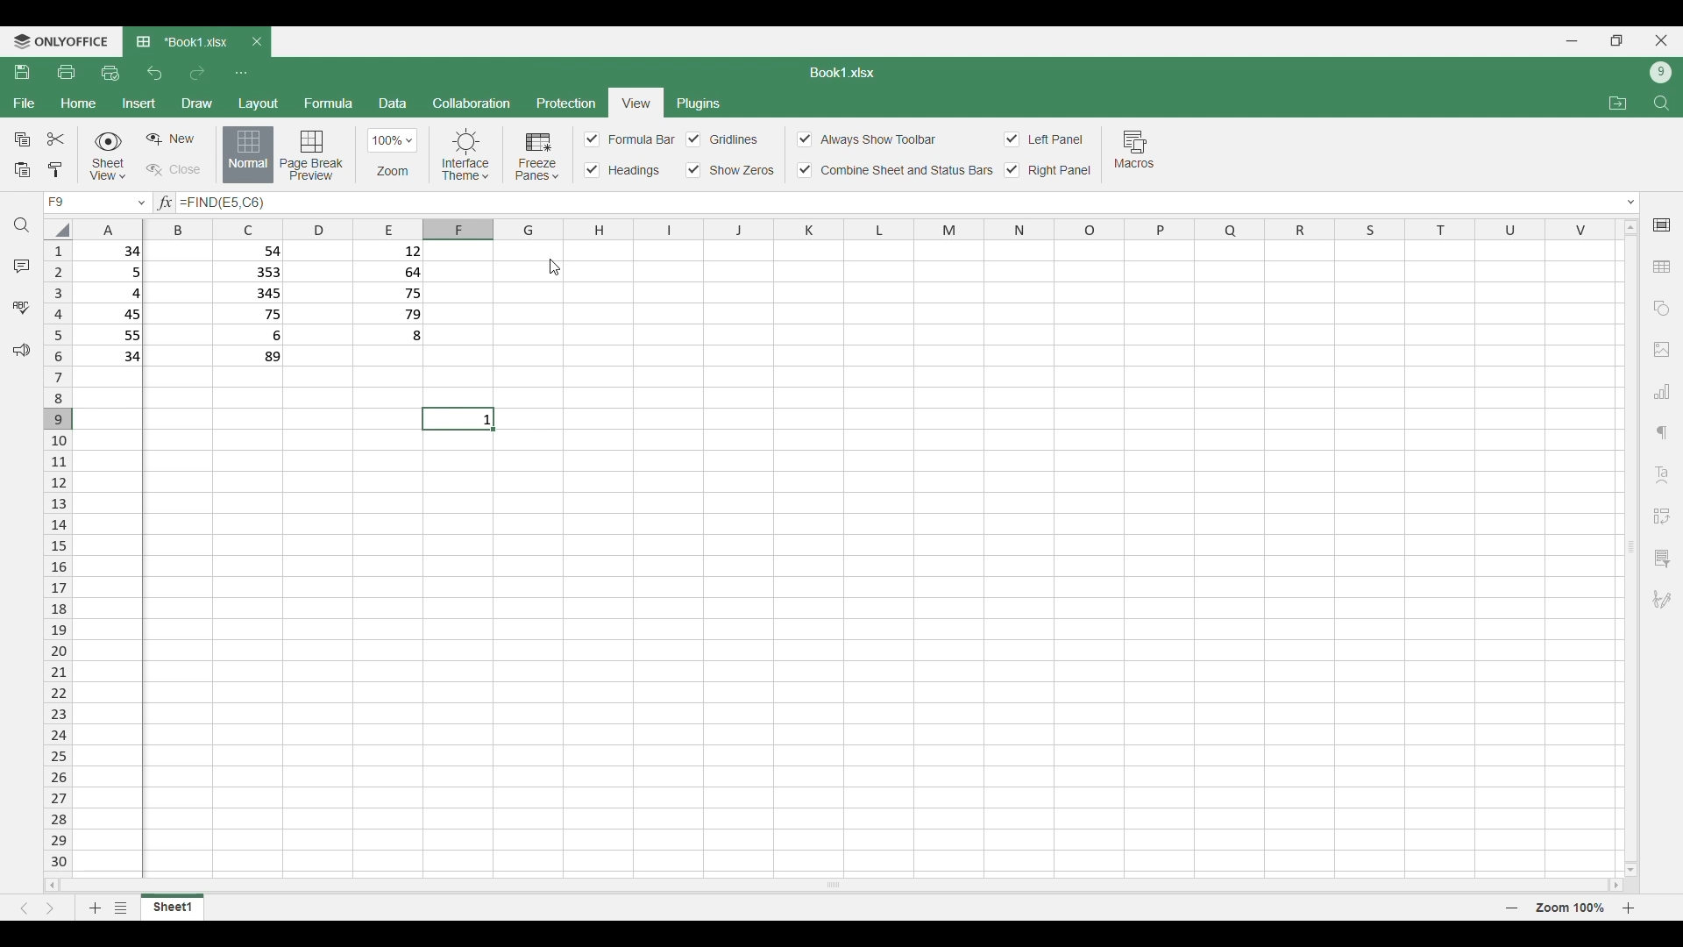 Image resolution: width=1683 pixels, height=947 pixels. Describe the element at coordinates (20, 352) in the screenshot. I see `Feedback and support` at that location.